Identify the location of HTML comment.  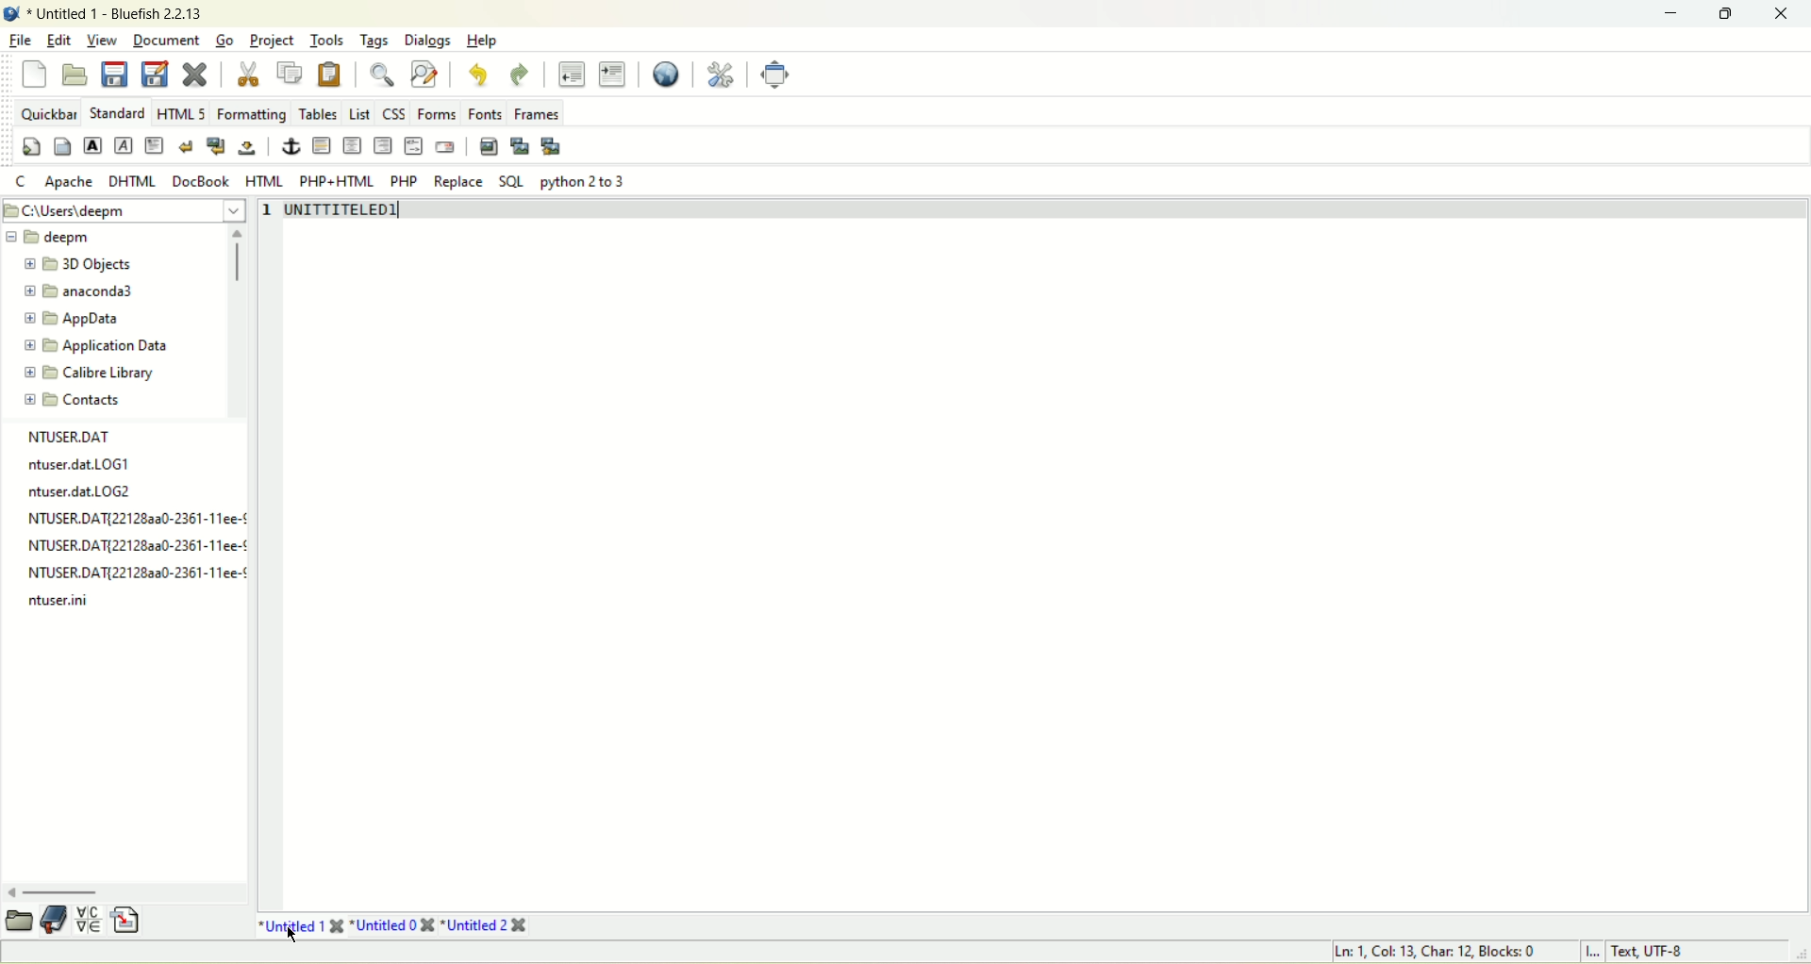
(411, 146).